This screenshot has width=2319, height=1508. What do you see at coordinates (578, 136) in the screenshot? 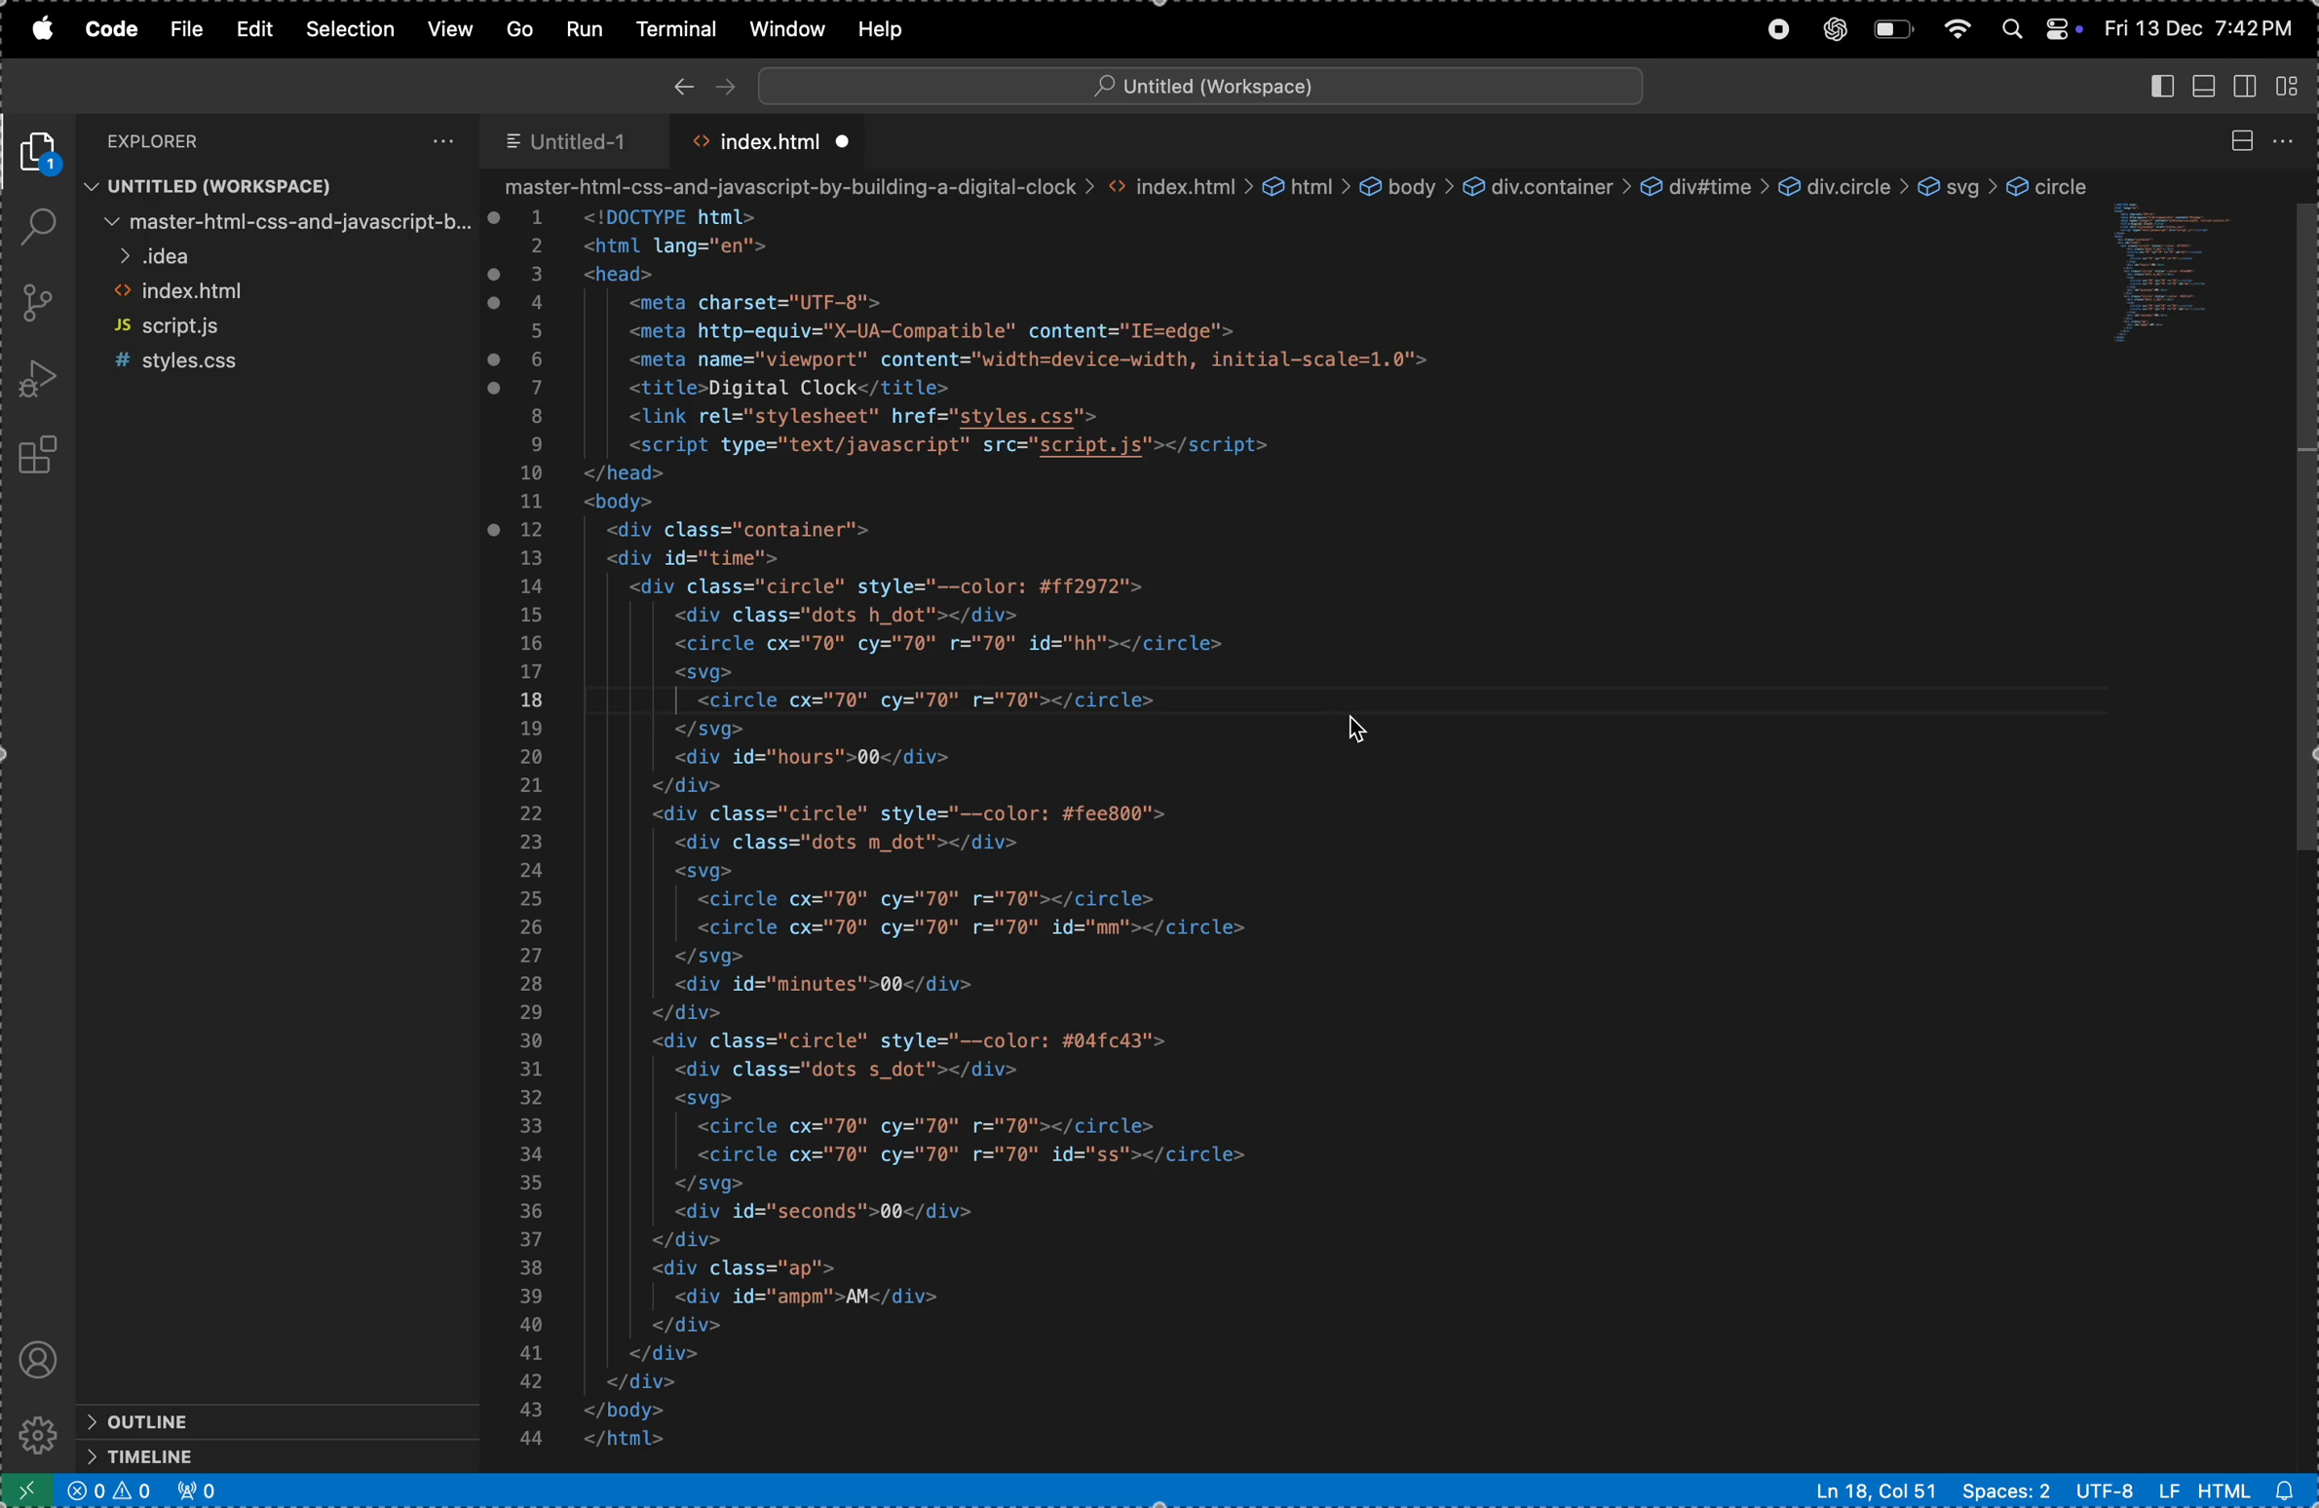
I see `untitled 1` at bounding box center [578, 136].